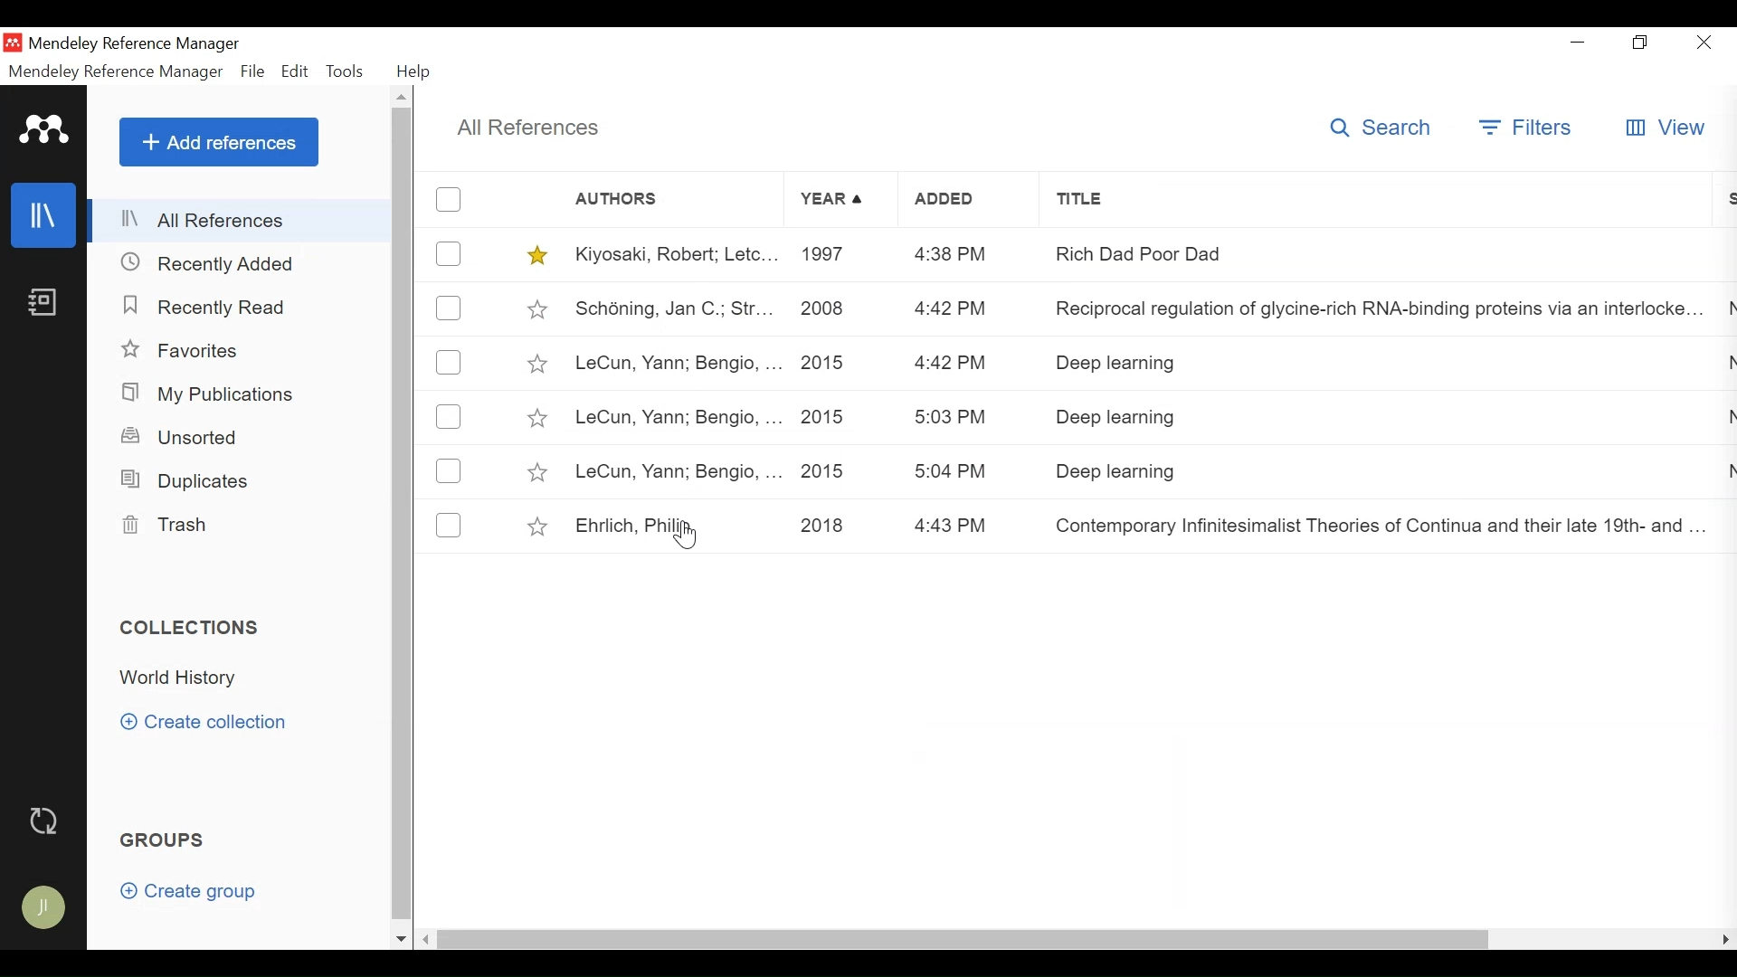  Describe the element at coordinates (1371, 419) in the screenshot. I see `Deep learning` at that location.